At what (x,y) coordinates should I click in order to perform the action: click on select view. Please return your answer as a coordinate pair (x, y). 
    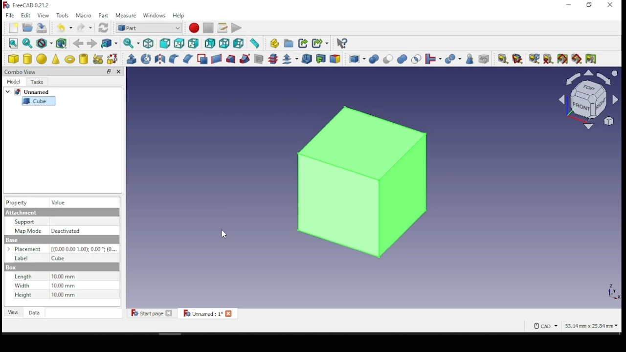
    Looking at the image, I should click on (588, 101).